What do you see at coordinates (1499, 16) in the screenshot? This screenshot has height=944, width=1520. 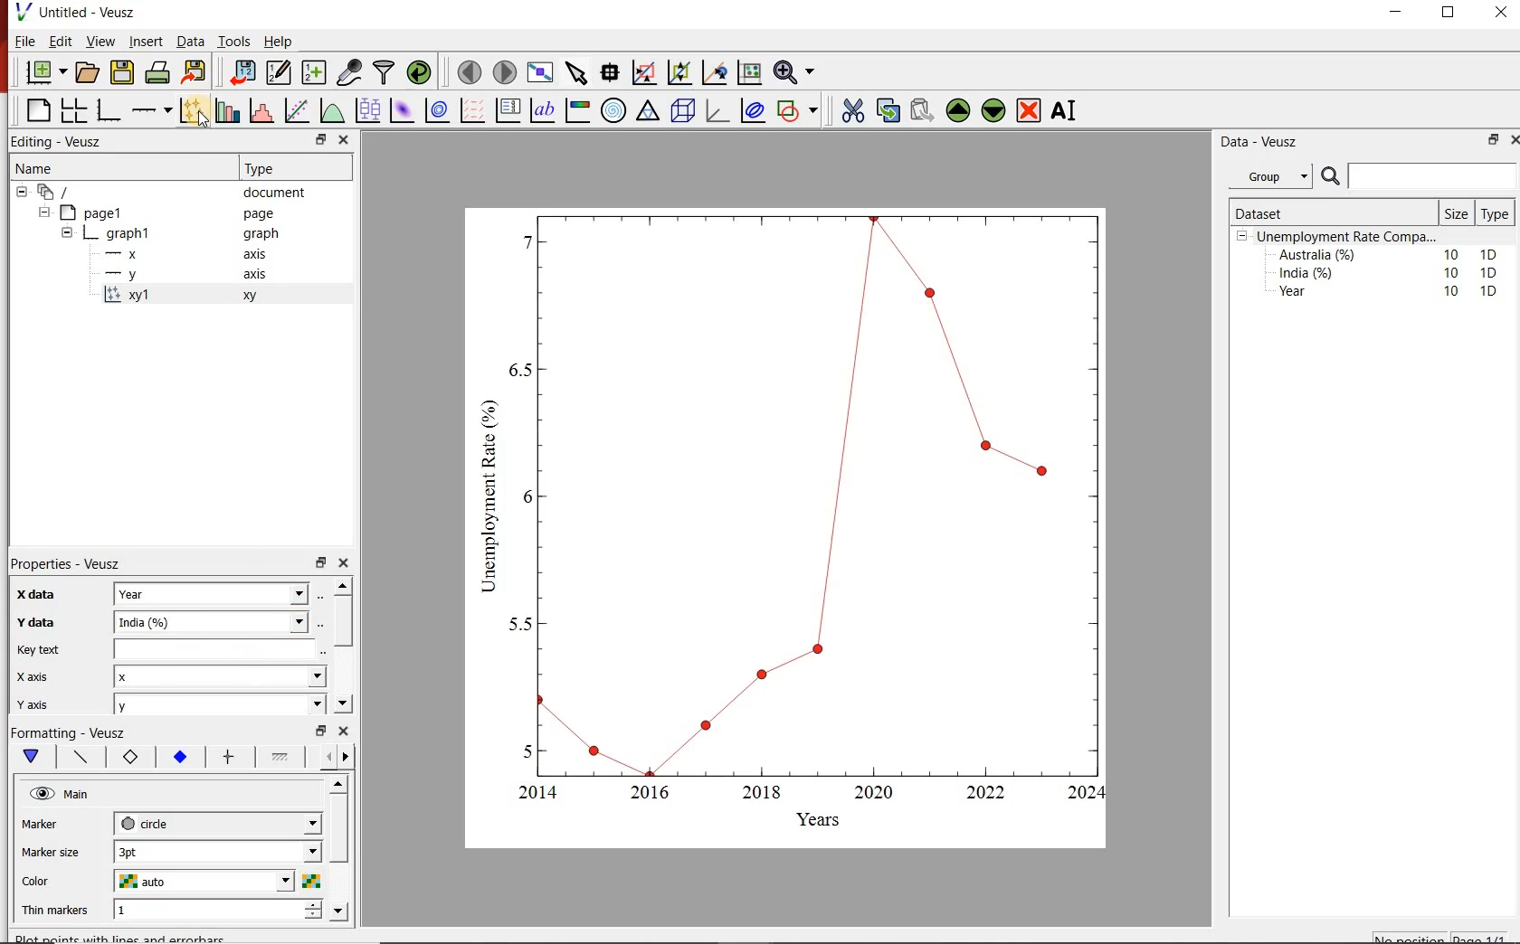 I see `close` at bounding box center [1499, 16].